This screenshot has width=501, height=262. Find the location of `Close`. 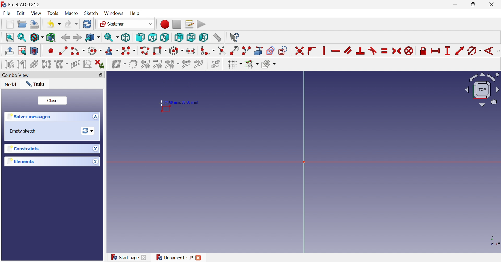

Close is located at coordinates (53, 101).